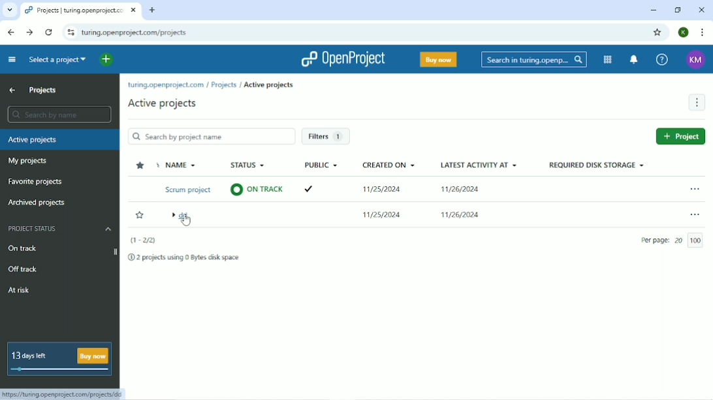  Describe the element at coordinates (61, 229) in the screenshot. I see `Project status ` at that location.